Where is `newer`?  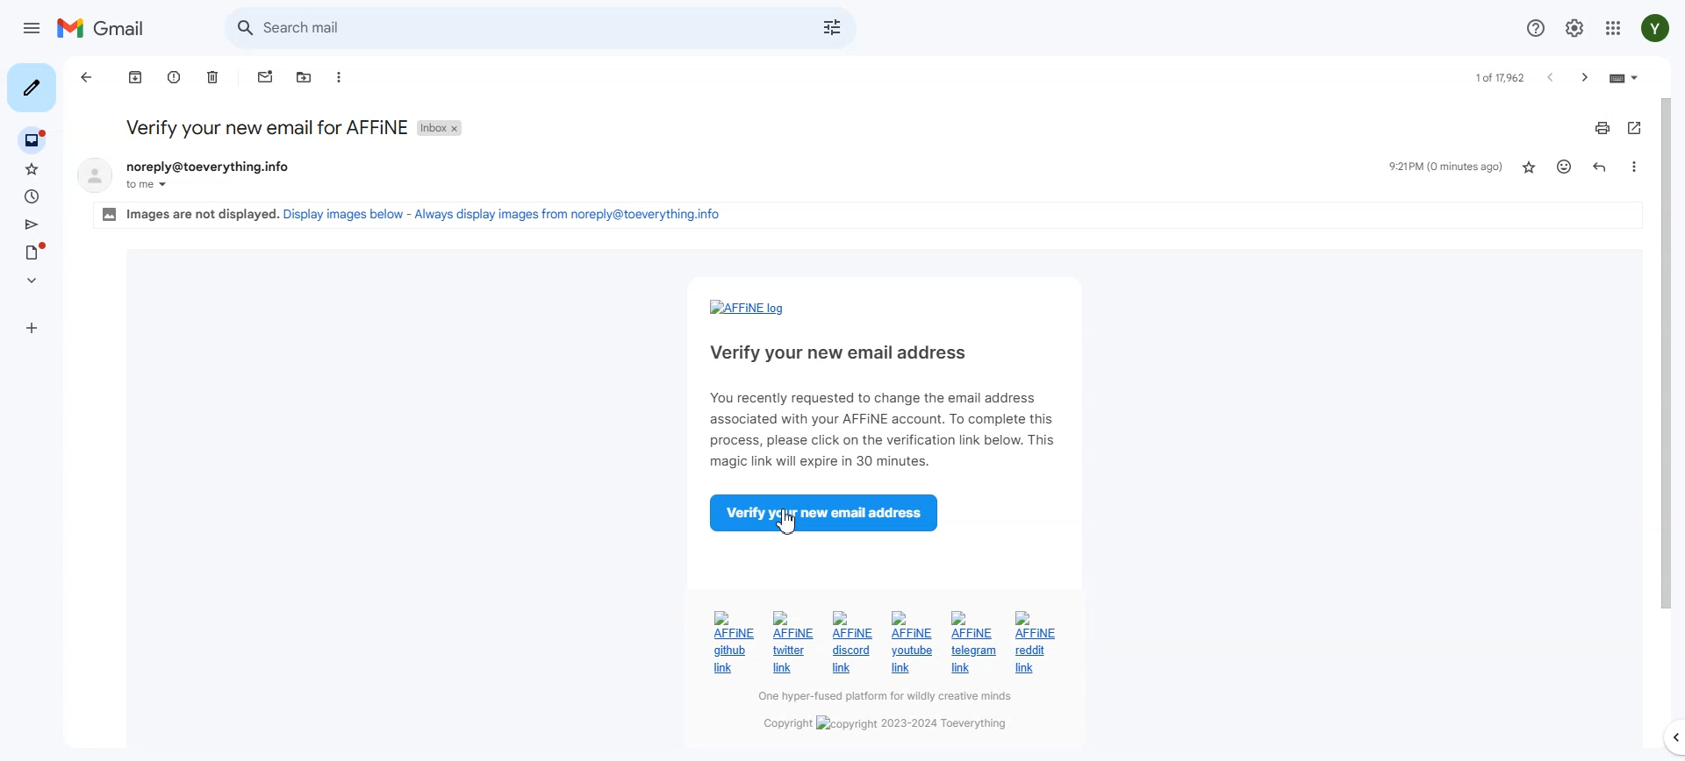 newer is located at coordinates (1558, 78).